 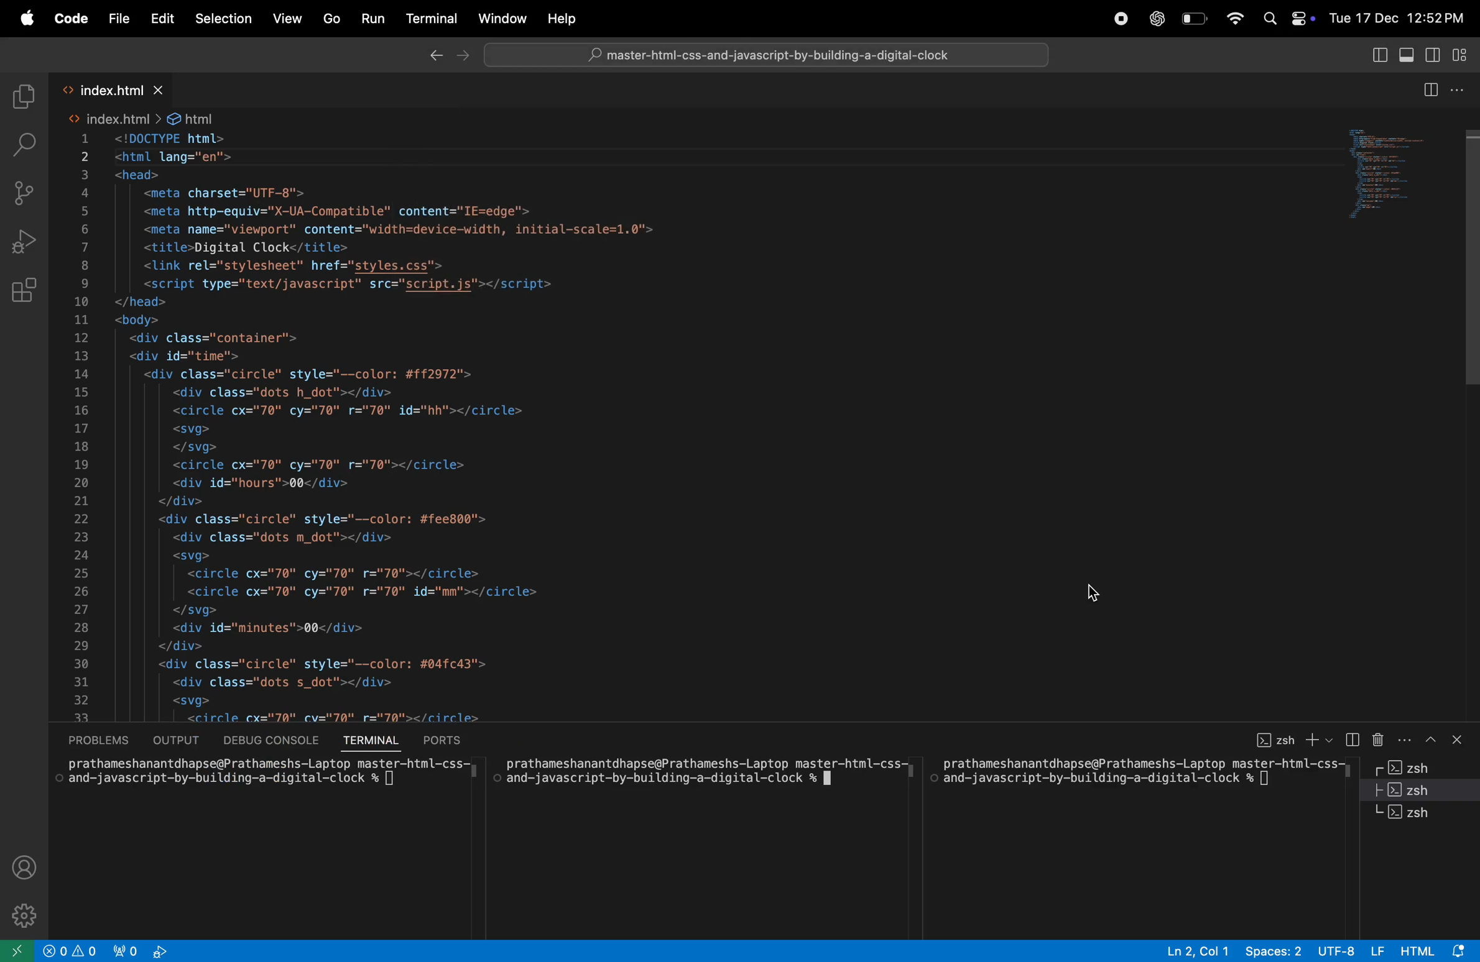 I want to click on Vertical Scroll bar, so click(x=1470, y=258).